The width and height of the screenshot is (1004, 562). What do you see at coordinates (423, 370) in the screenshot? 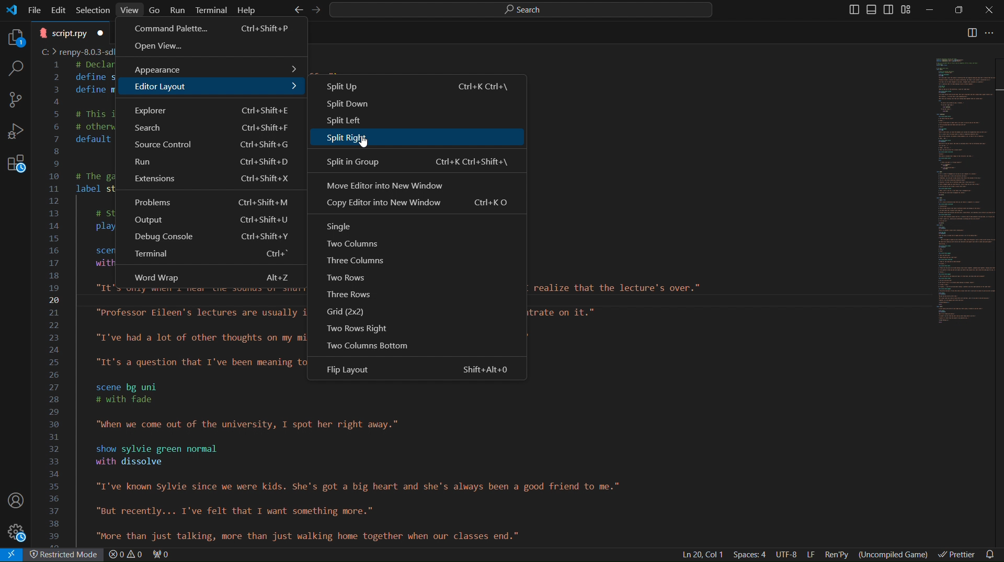
I see `Flip Layout   shift+alt+0` at bounding box center [423, 370].